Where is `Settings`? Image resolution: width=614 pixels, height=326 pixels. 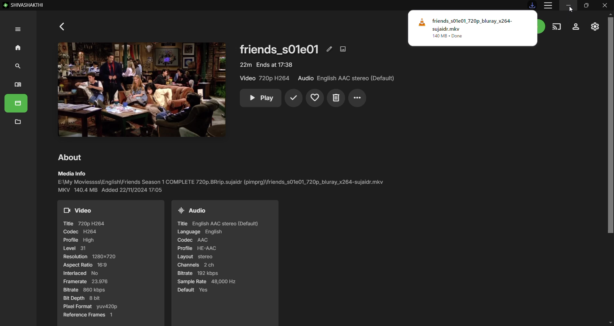
Settings is located at coordinates (576, 27).